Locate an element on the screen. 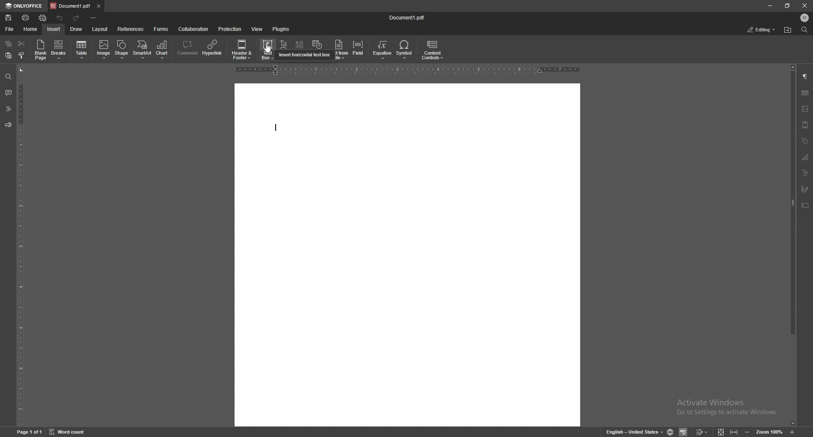  word count is located at coordinates (68, 432).